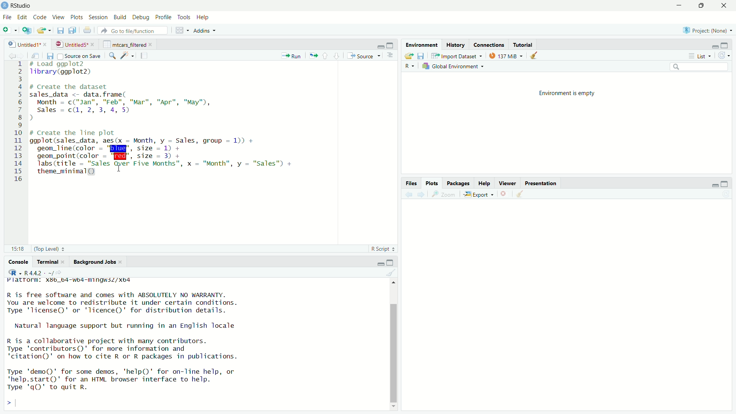 The image size is (736, 414). Describe the element at coordinates (457, 56) in the screenshot. I see `import dataset` at that location.